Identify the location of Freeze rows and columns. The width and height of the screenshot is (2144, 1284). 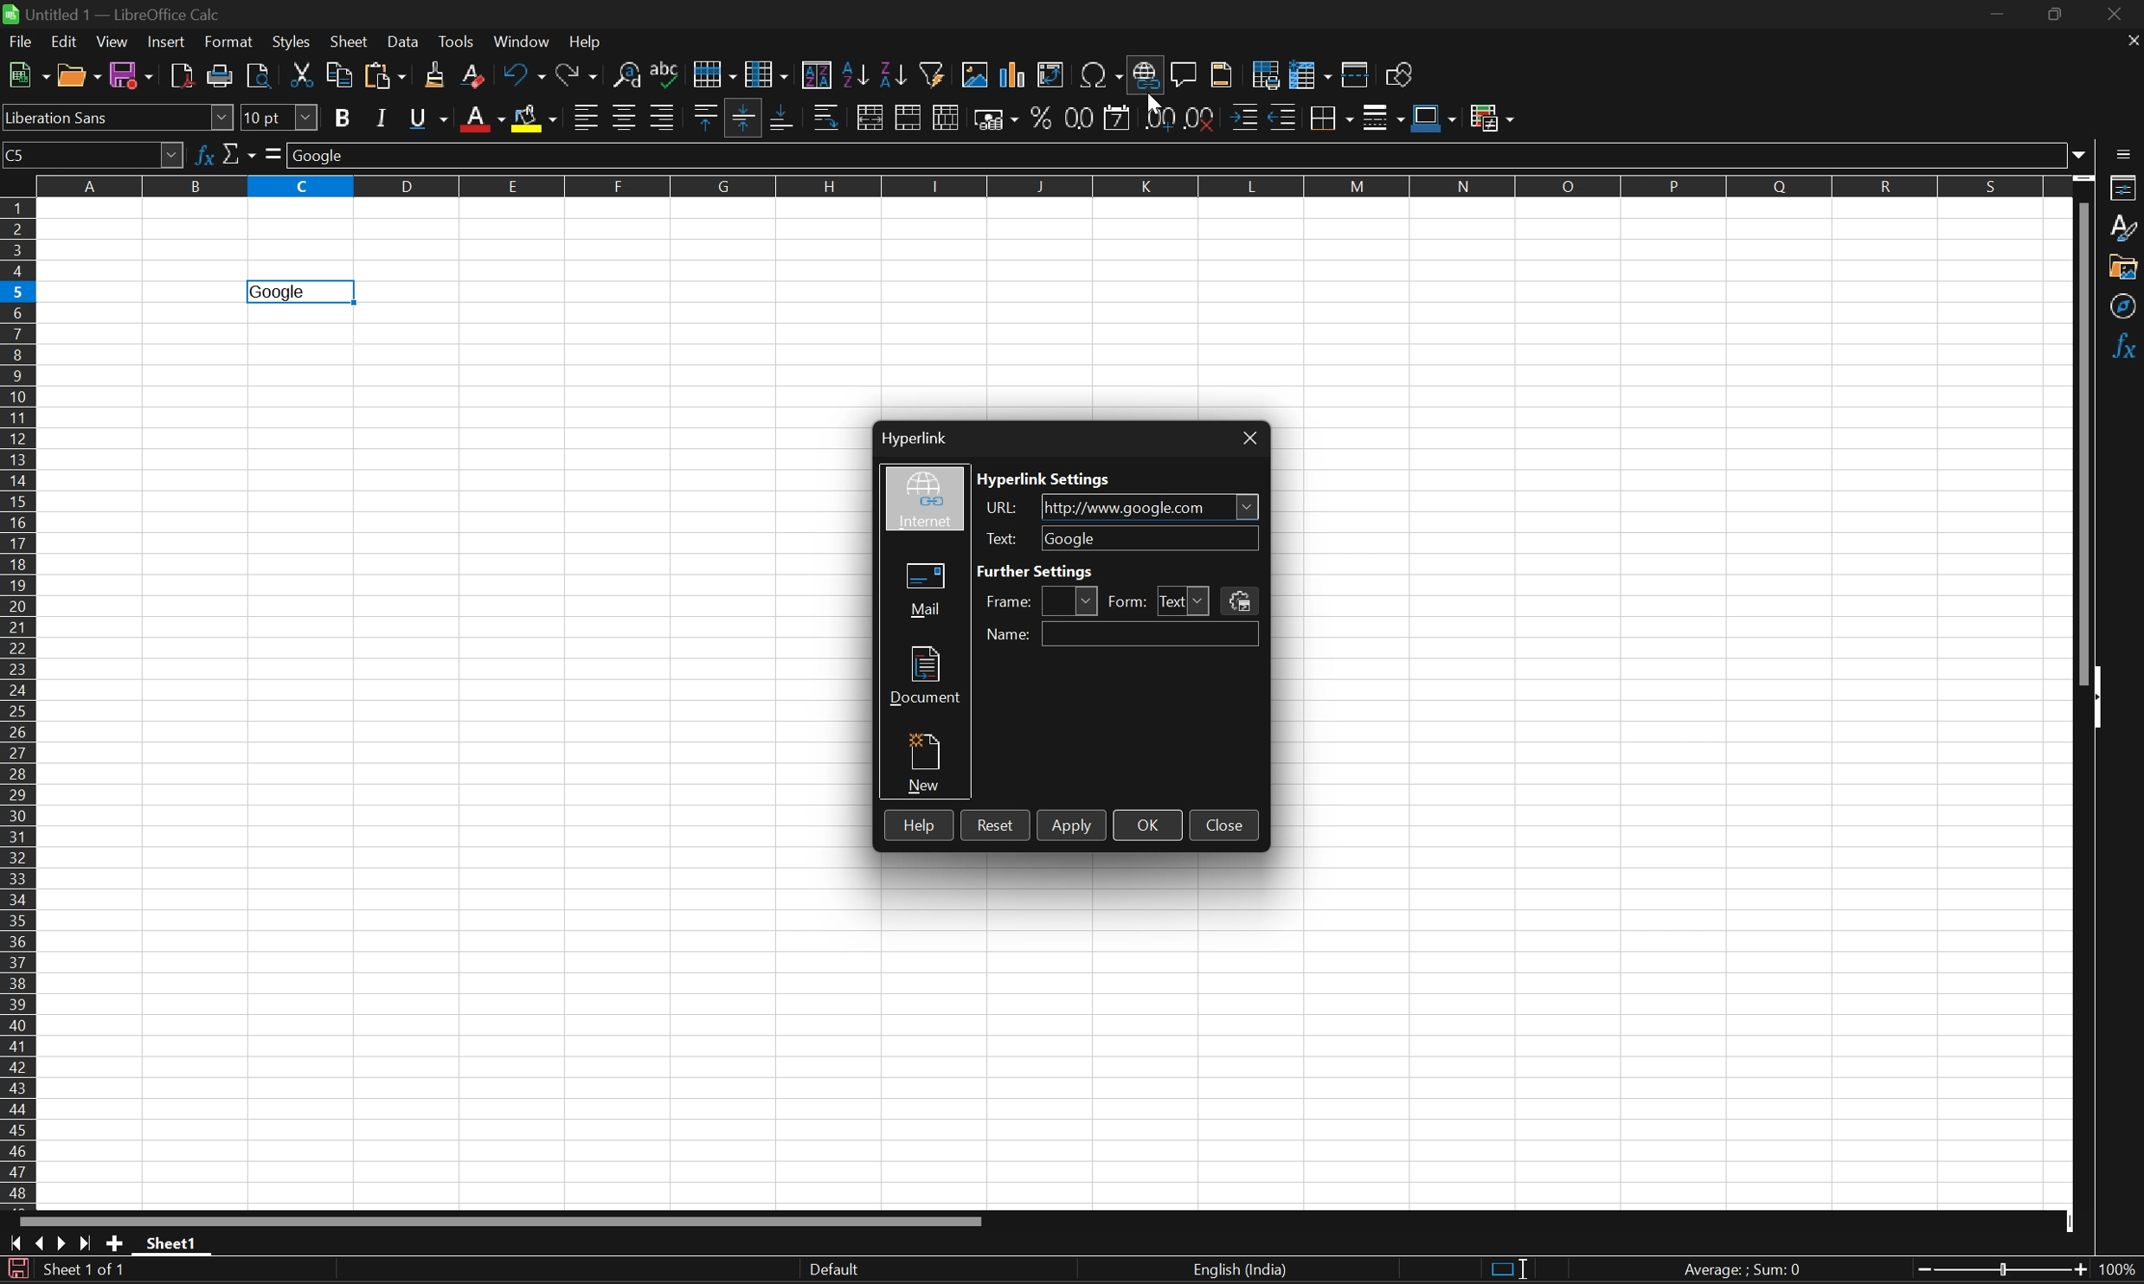
(1311, 73).